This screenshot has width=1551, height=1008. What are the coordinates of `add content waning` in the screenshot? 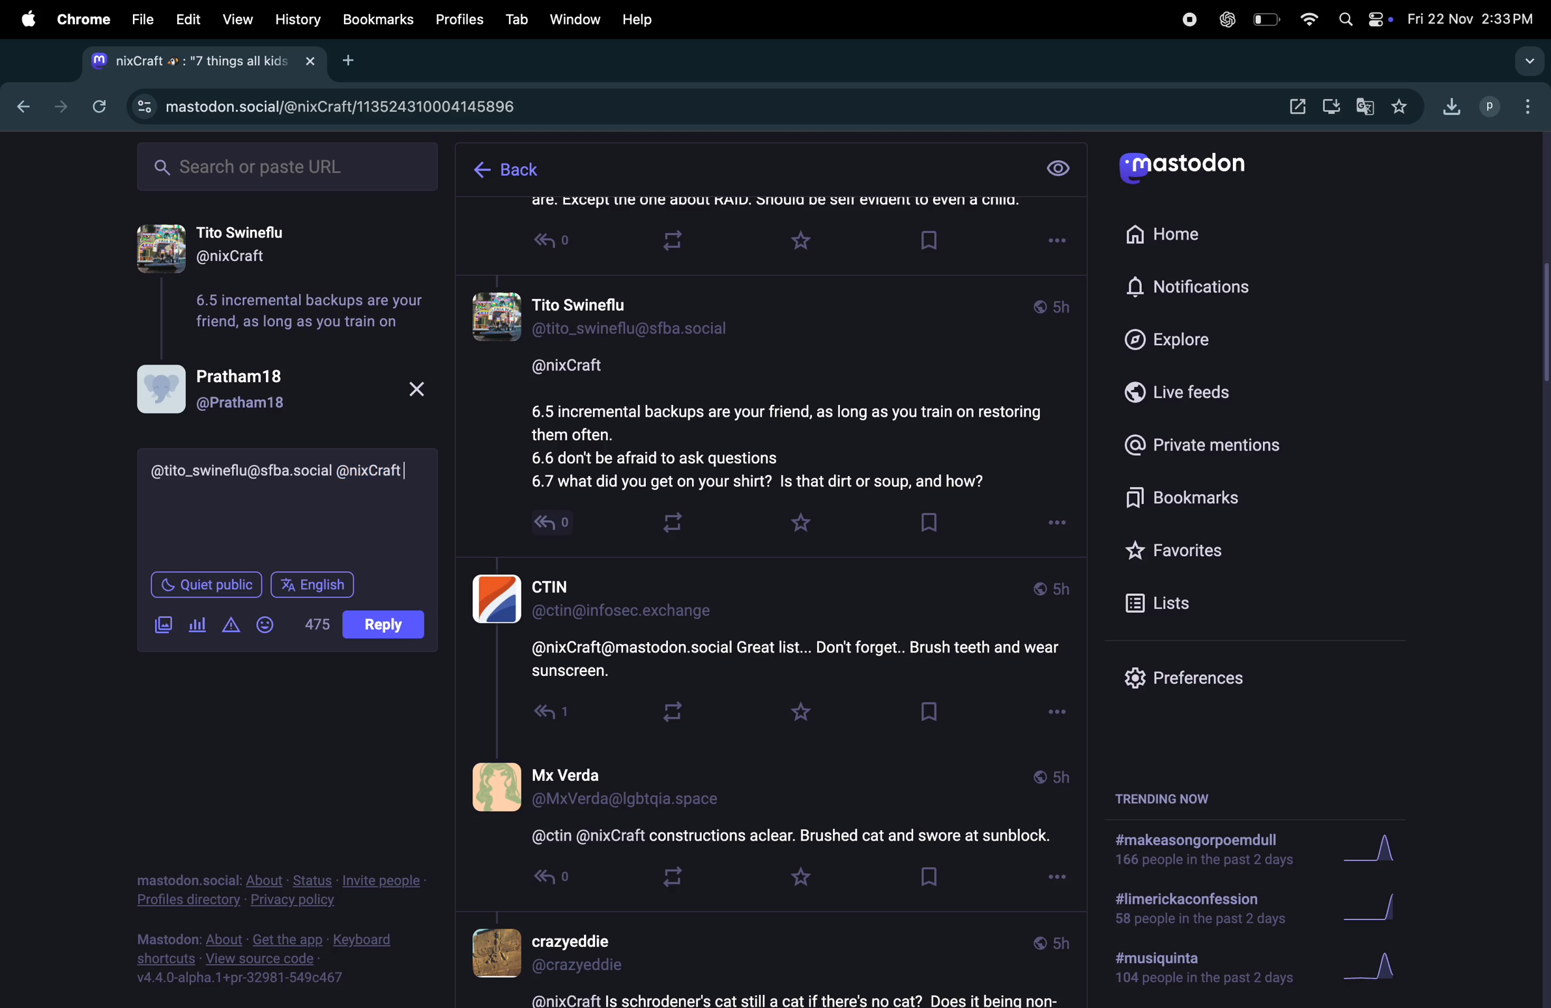 It's located at (236, 624).